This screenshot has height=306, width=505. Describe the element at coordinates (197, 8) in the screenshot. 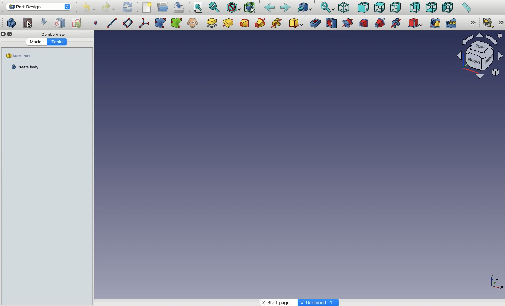

I see `Fit all` at that location.